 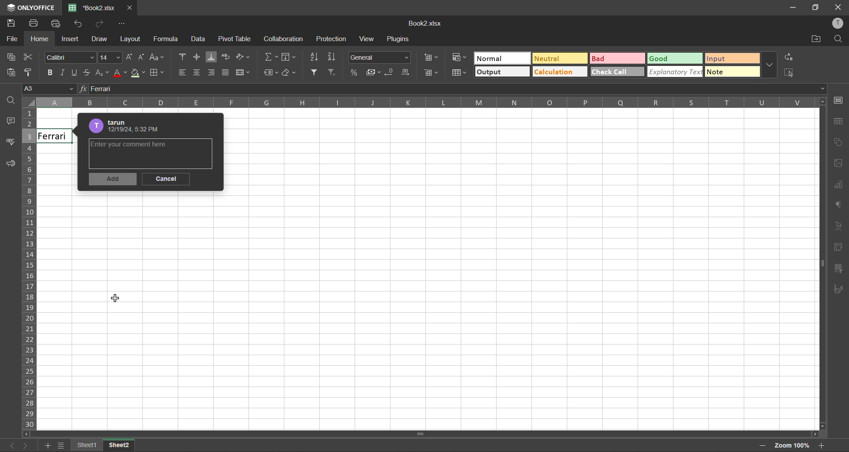 I want to click on sub/superscript, so click(x=103, y=73).